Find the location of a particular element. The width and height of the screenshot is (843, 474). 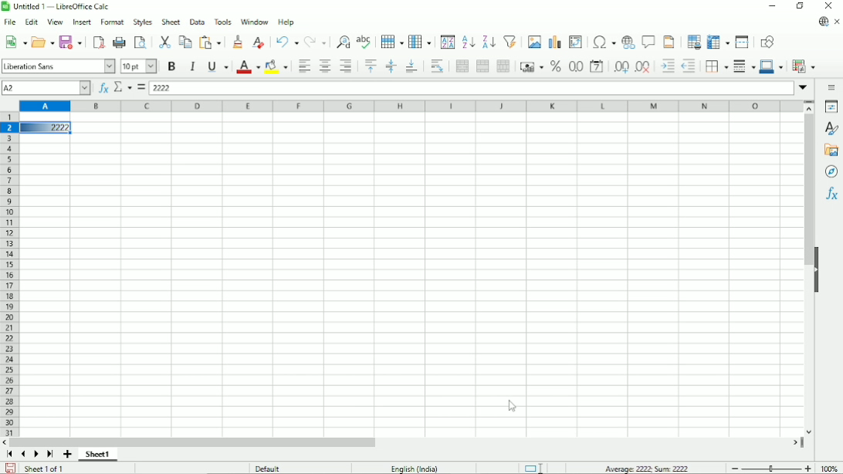

Gallery is located at coordinates (831, 151).